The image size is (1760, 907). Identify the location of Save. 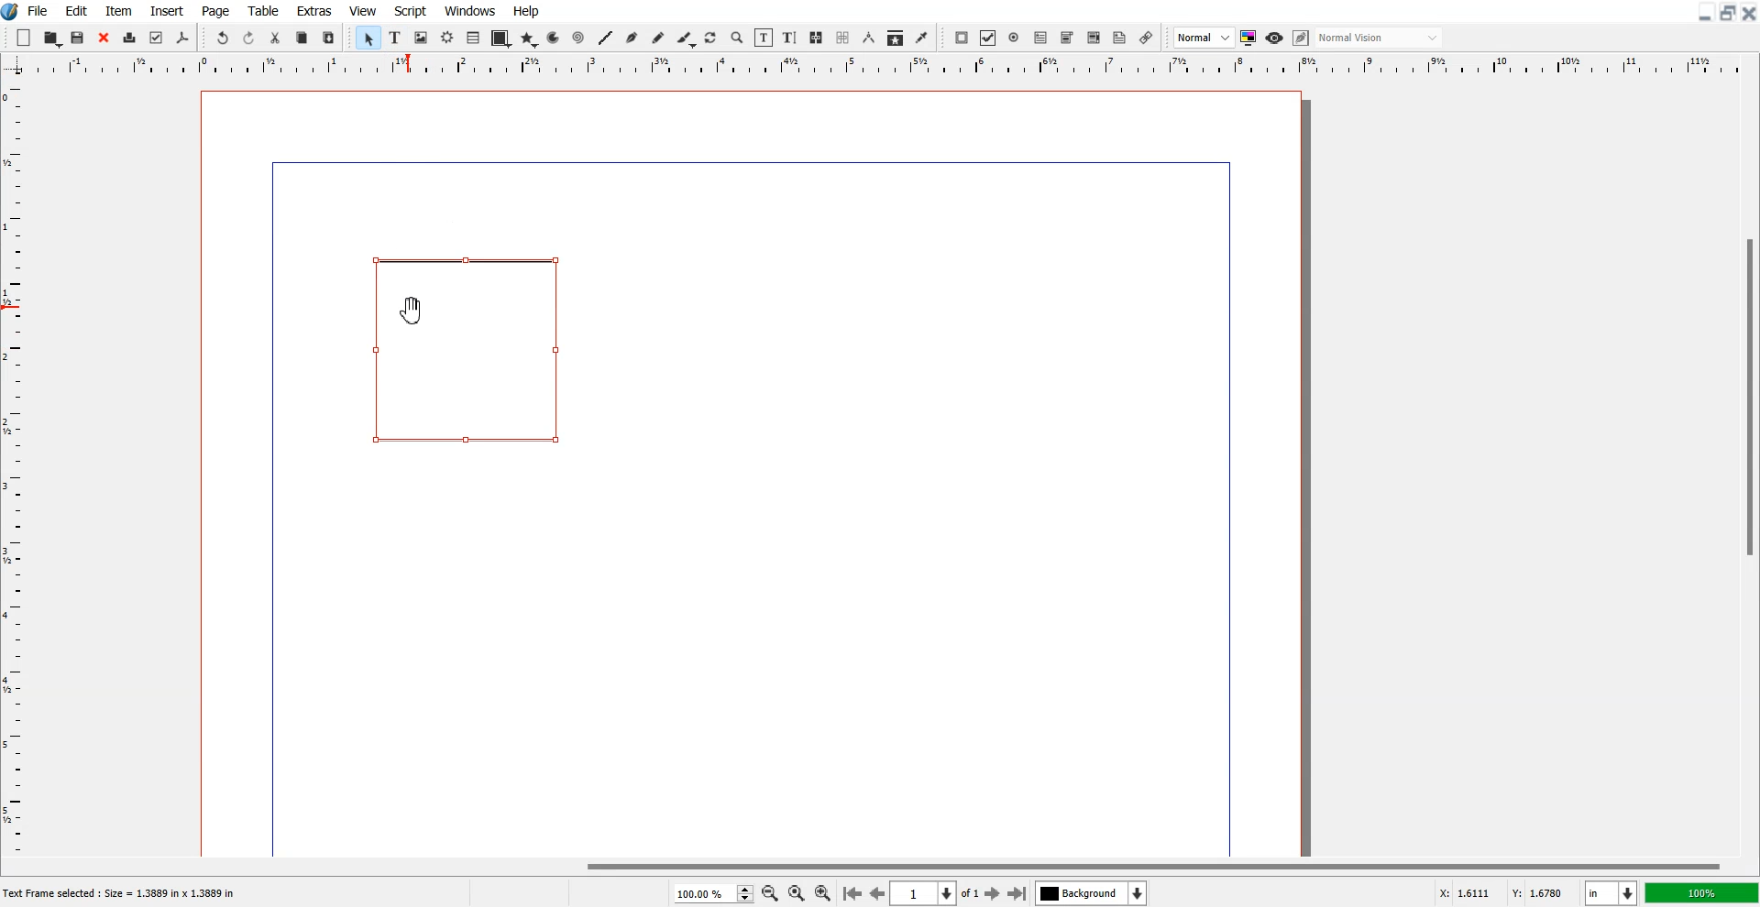
(79, 38).